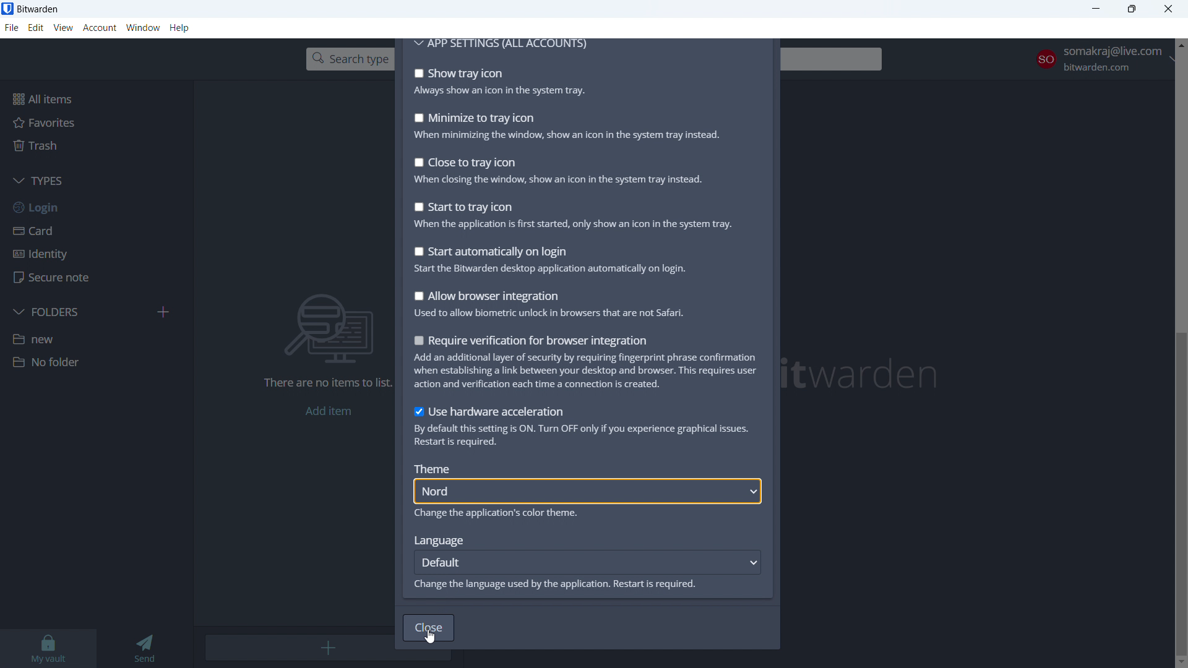  What do you see at coordinates (97, 231) in the screenshot?
I see `card` at bounding box center [97, 231].